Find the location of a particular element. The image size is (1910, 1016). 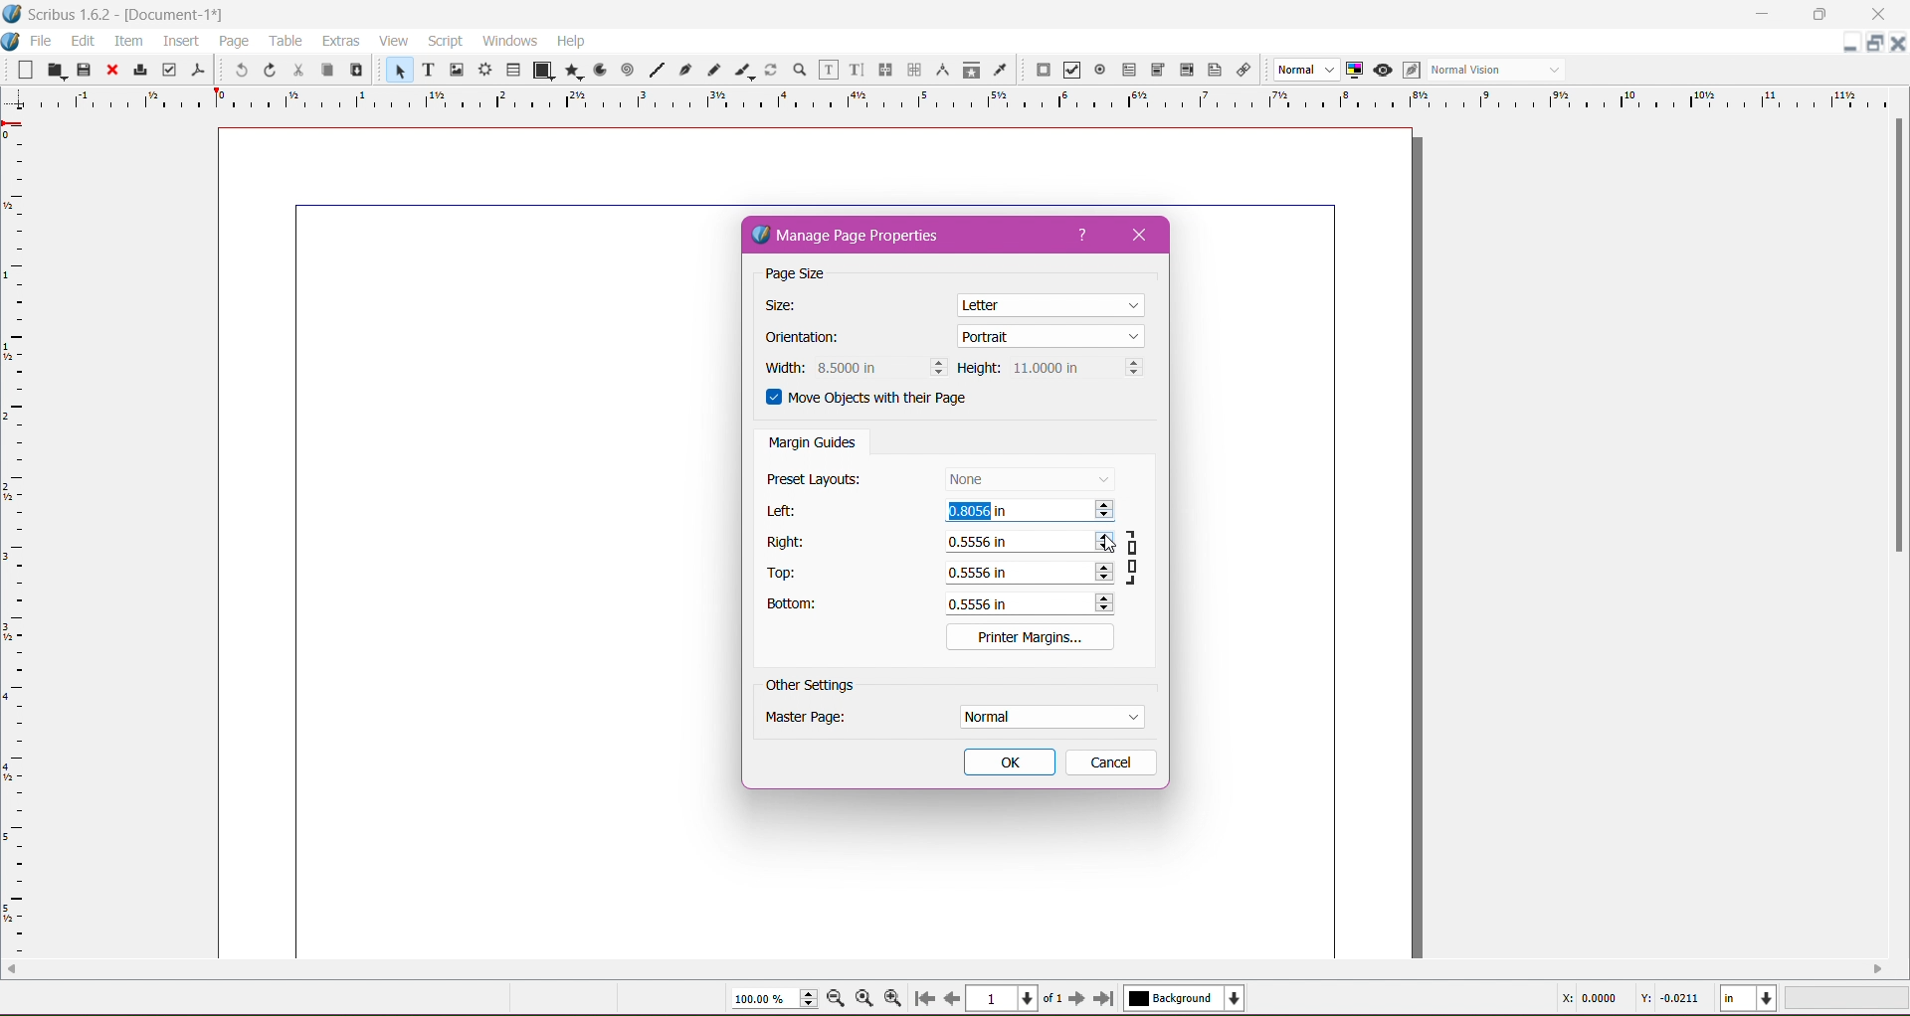

Polygon is located at coordinates (570, 72).